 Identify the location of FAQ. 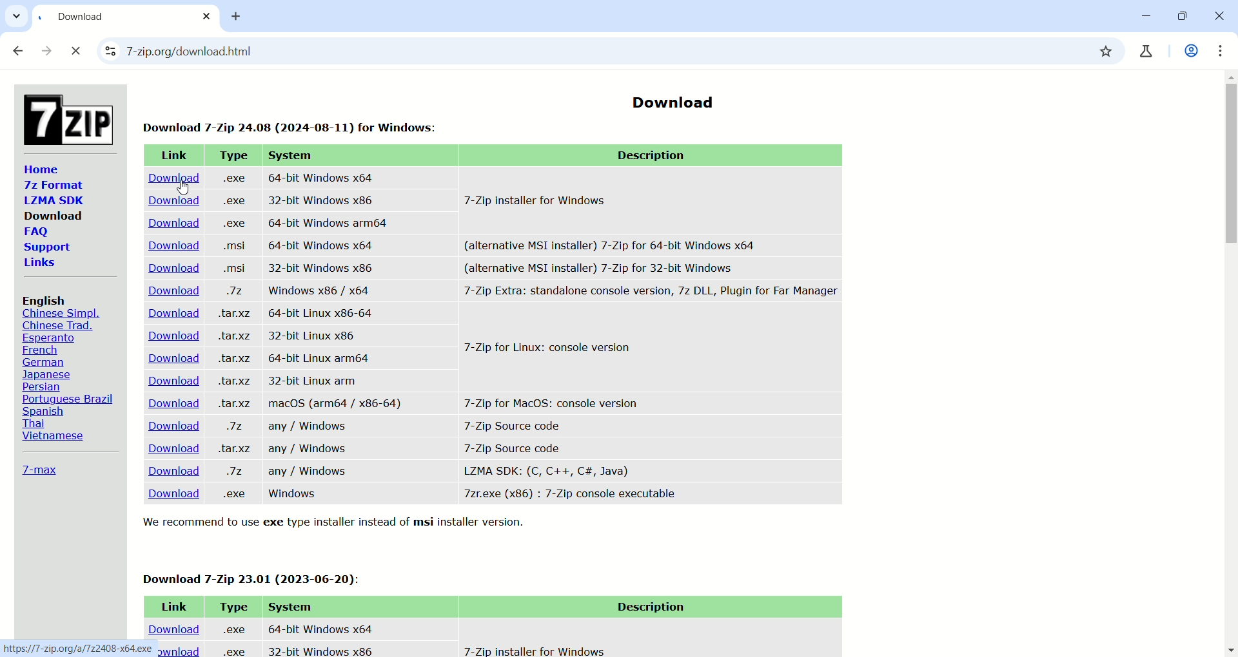
(35, 233).